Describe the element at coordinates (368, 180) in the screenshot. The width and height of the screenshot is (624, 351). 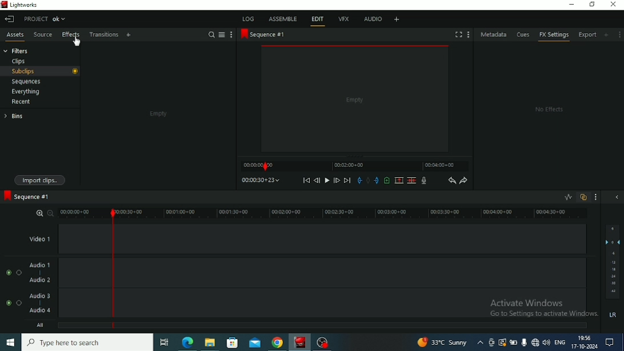
I see `Clear all Marks` at that location.